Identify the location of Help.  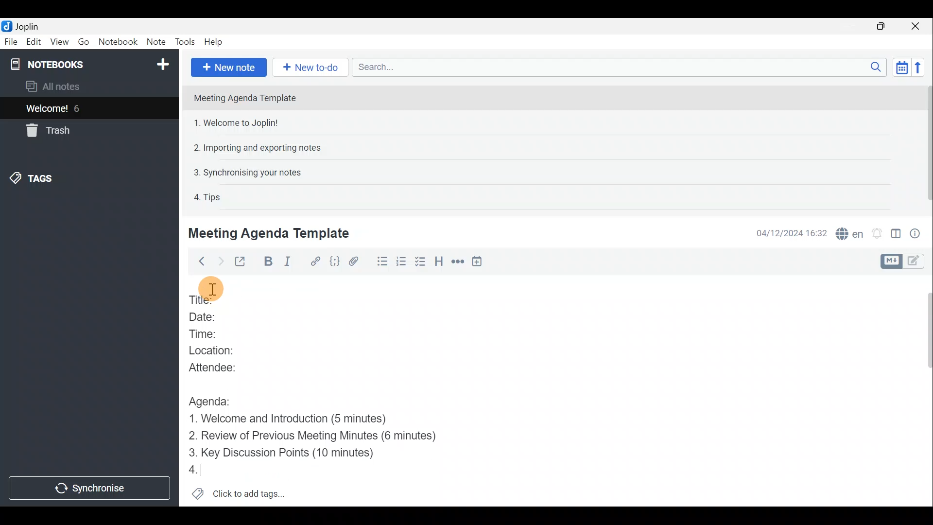
(215, 42).